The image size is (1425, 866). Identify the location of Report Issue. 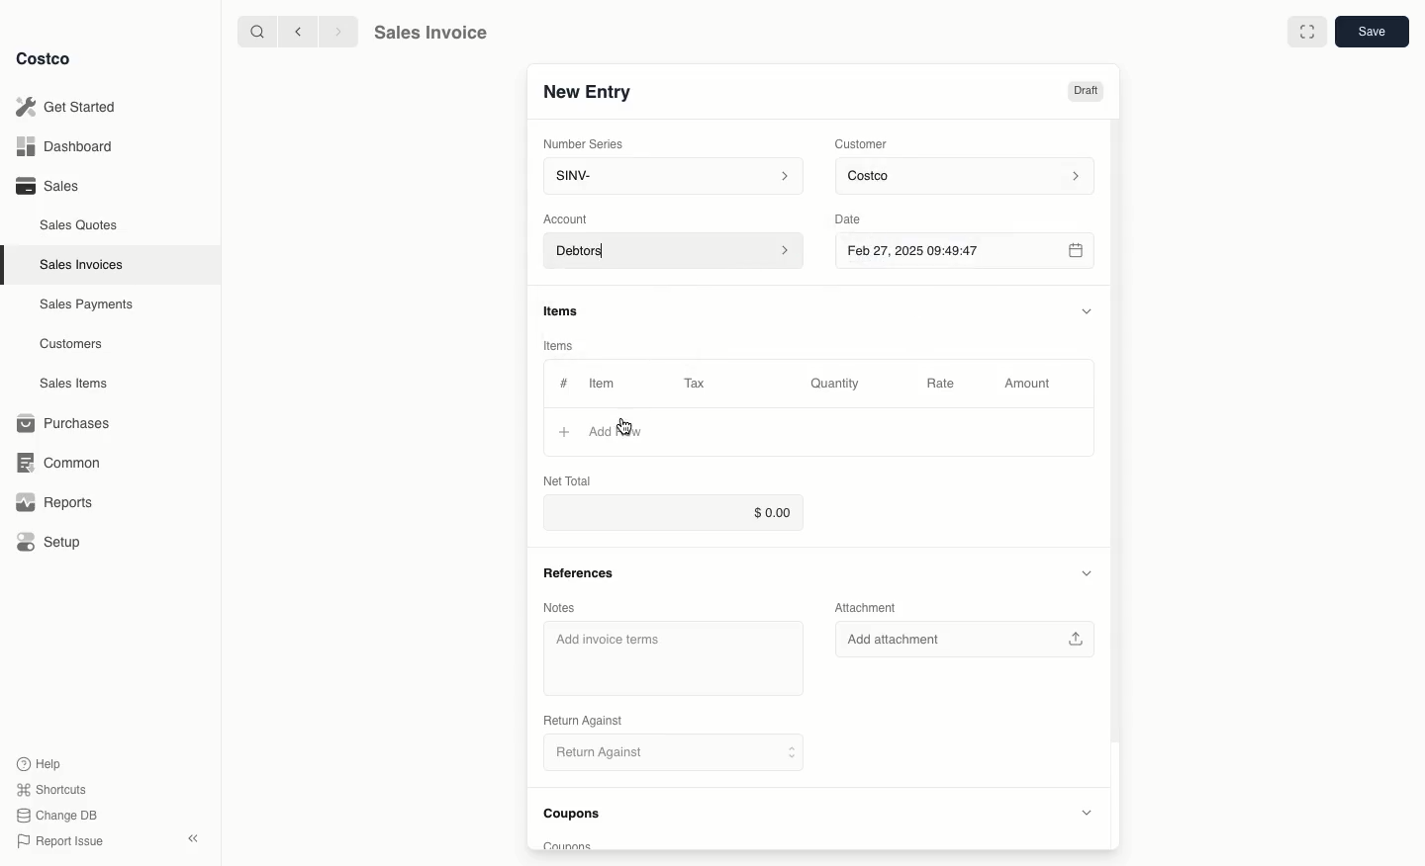
(60, 841).